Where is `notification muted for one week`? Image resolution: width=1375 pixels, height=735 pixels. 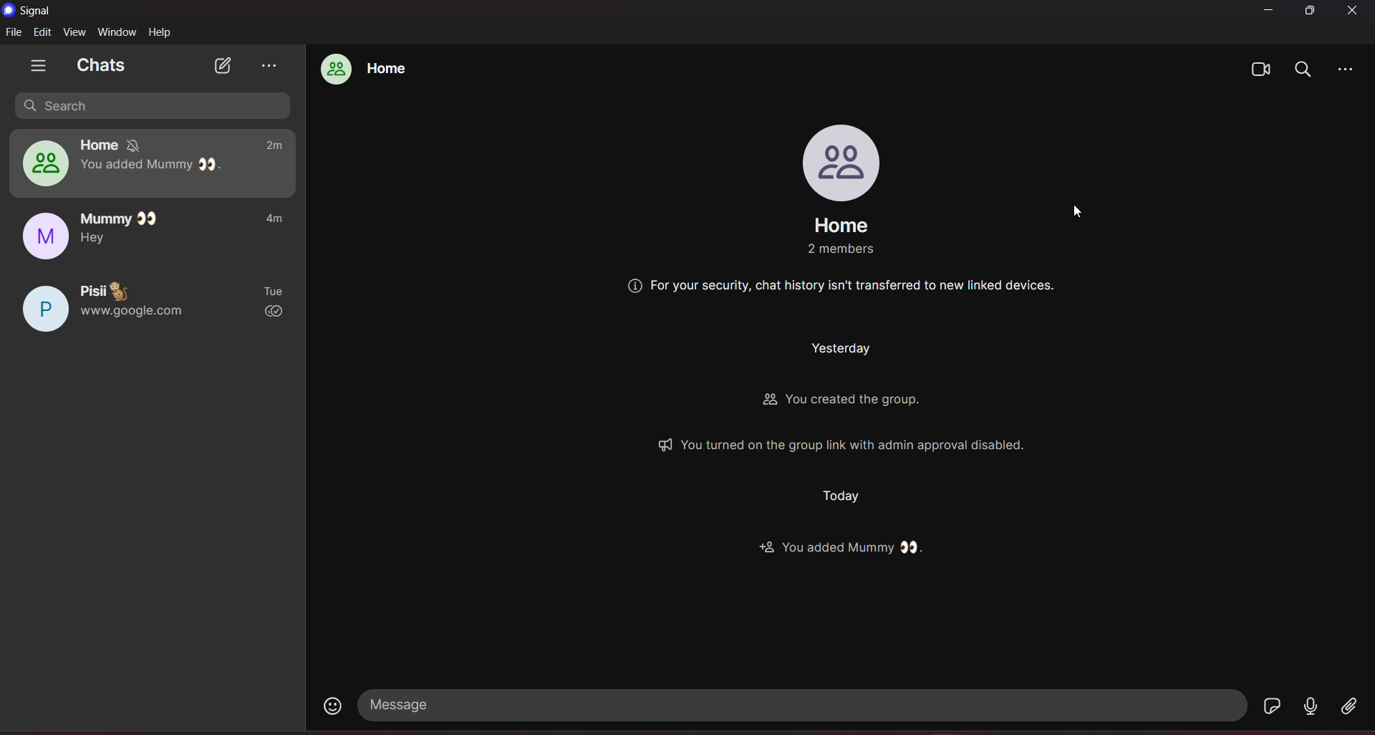
notification muted for one week is located at coordinates (142, 143).